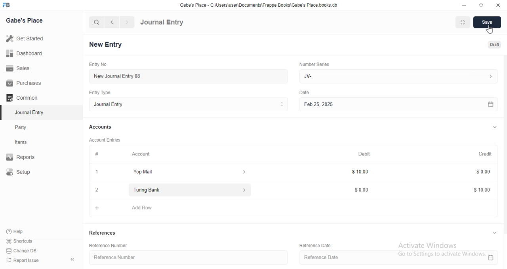  What do you see at coordinates (497, 4) in the screenshot?
I see `close` at bounding box center [497, 4].